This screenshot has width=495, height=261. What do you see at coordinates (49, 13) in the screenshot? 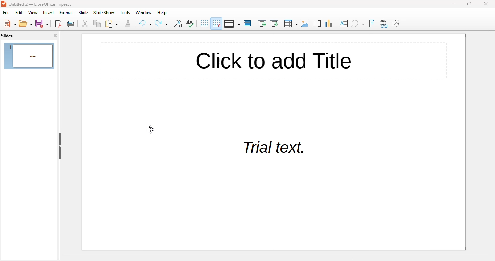
I see `insert` at bounding box center [49, 13].